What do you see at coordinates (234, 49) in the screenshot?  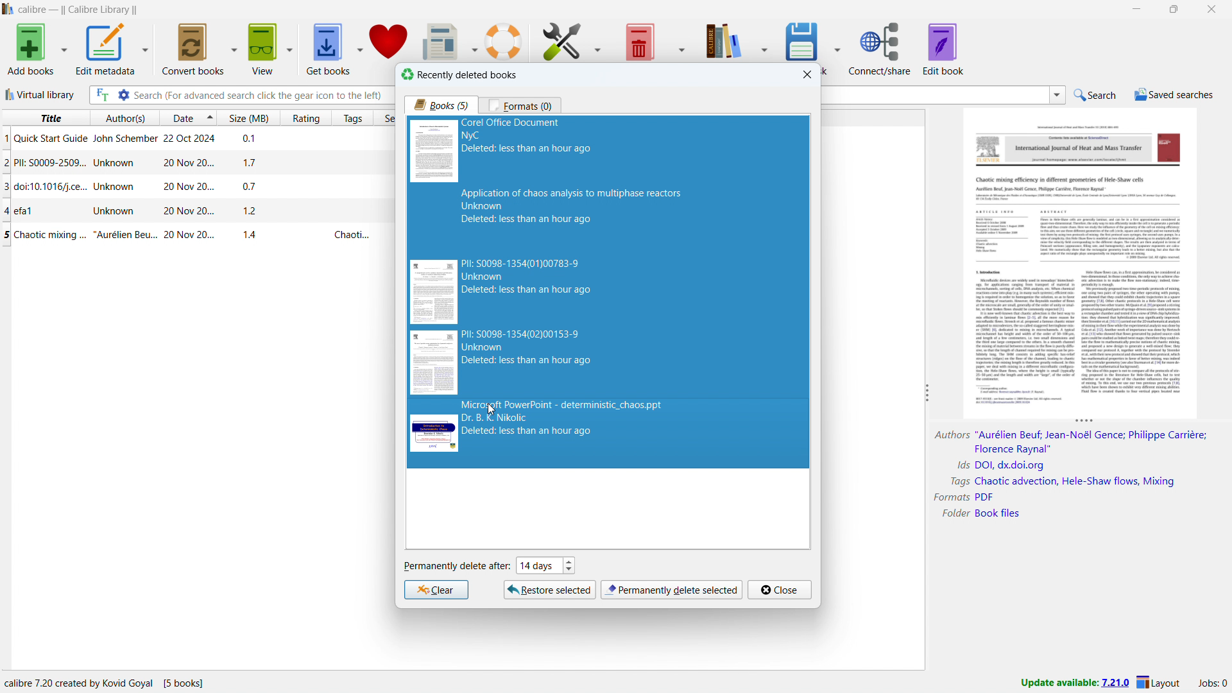 I see `convert books options` at bounding box center [234, 49].